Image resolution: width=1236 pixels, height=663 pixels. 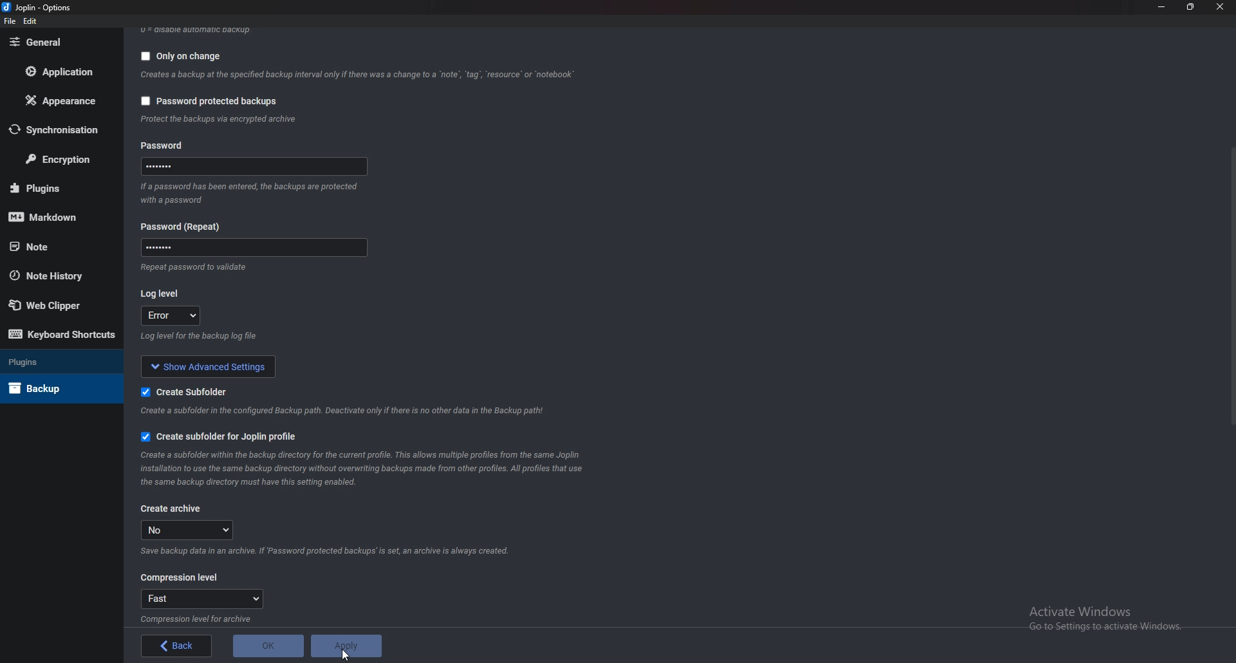 I want to click on Application, so click(x=66, y=71).